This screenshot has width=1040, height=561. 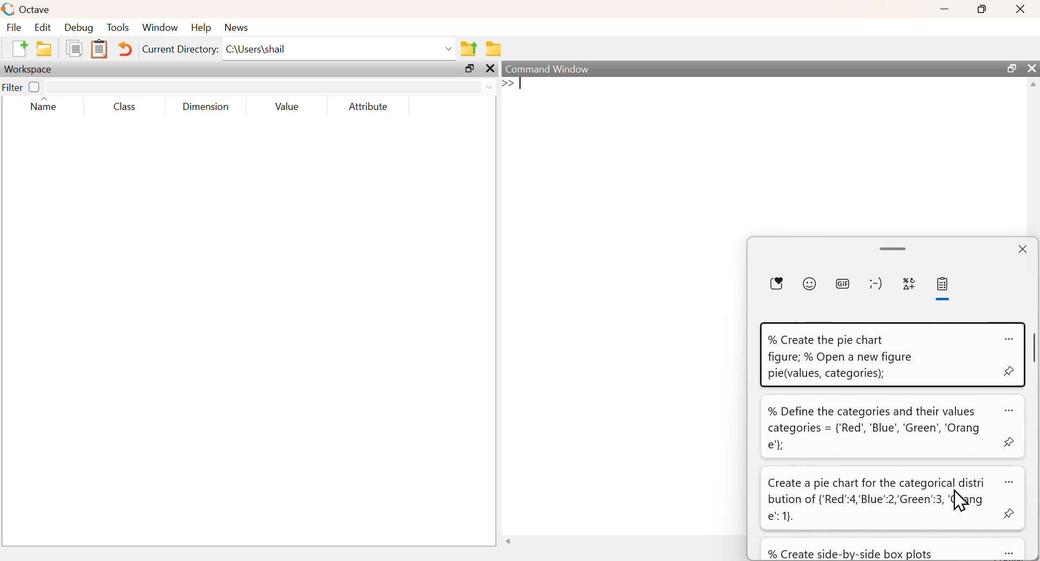 What do you see at coordinates (981, 9) in the screenshot?
I see `maximize` at bounding box center [981, 9].